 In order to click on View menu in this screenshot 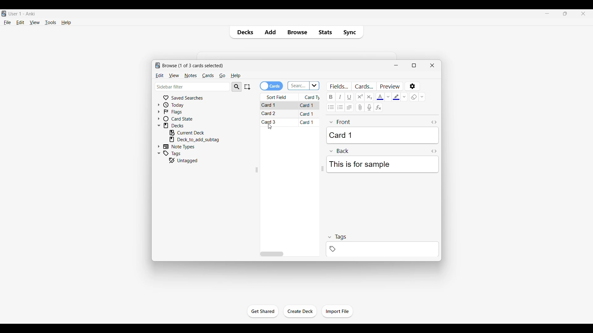, I will do `click(174, 76)`.